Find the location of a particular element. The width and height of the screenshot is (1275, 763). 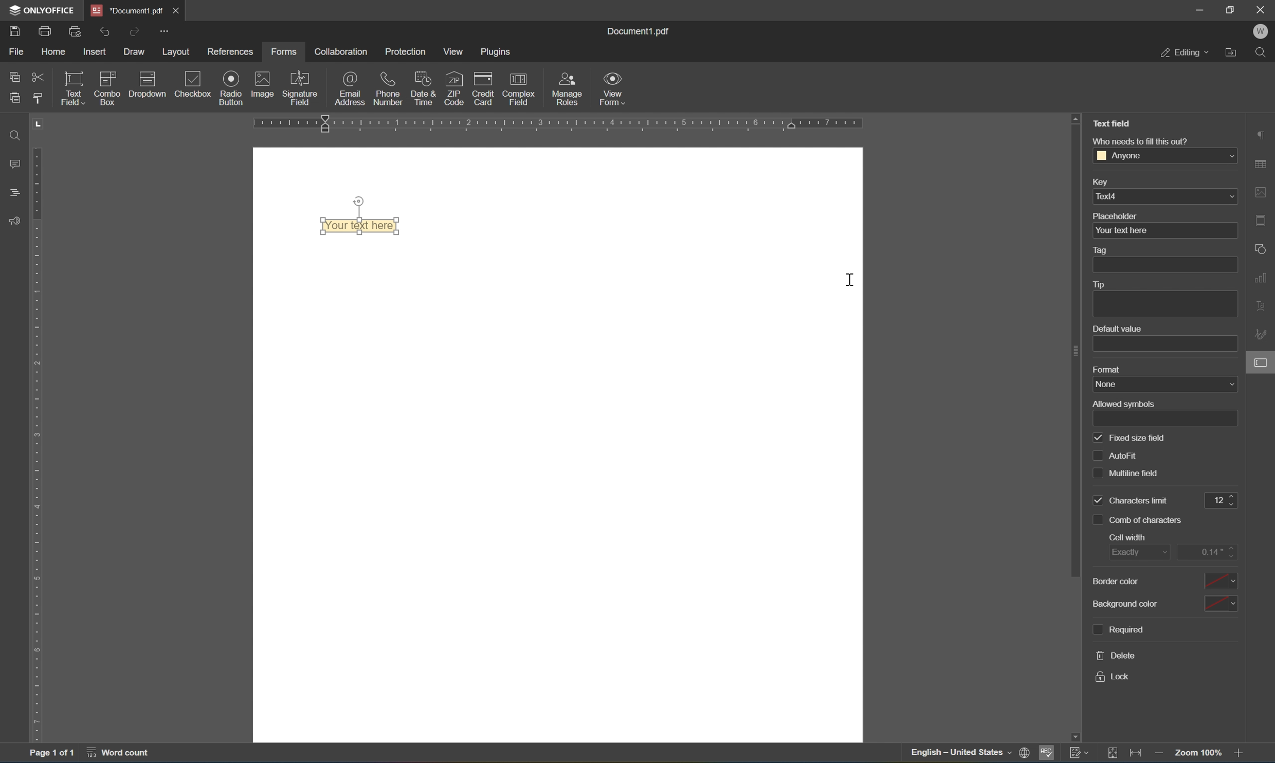

your text here is located at coordinates (1164, 230).